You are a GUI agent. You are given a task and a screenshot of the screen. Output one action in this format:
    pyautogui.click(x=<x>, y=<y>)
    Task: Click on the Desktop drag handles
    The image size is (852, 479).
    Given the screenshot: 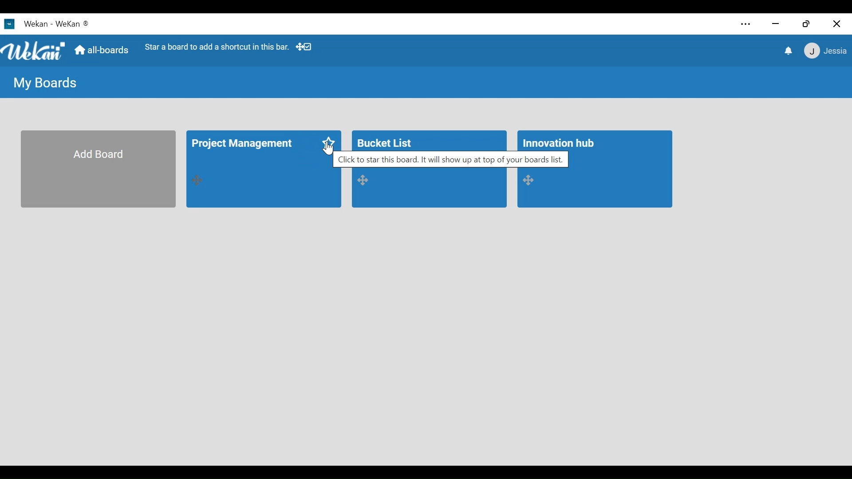 What is the action you would take?
    pyautogui.click(x=366, y=181)
    